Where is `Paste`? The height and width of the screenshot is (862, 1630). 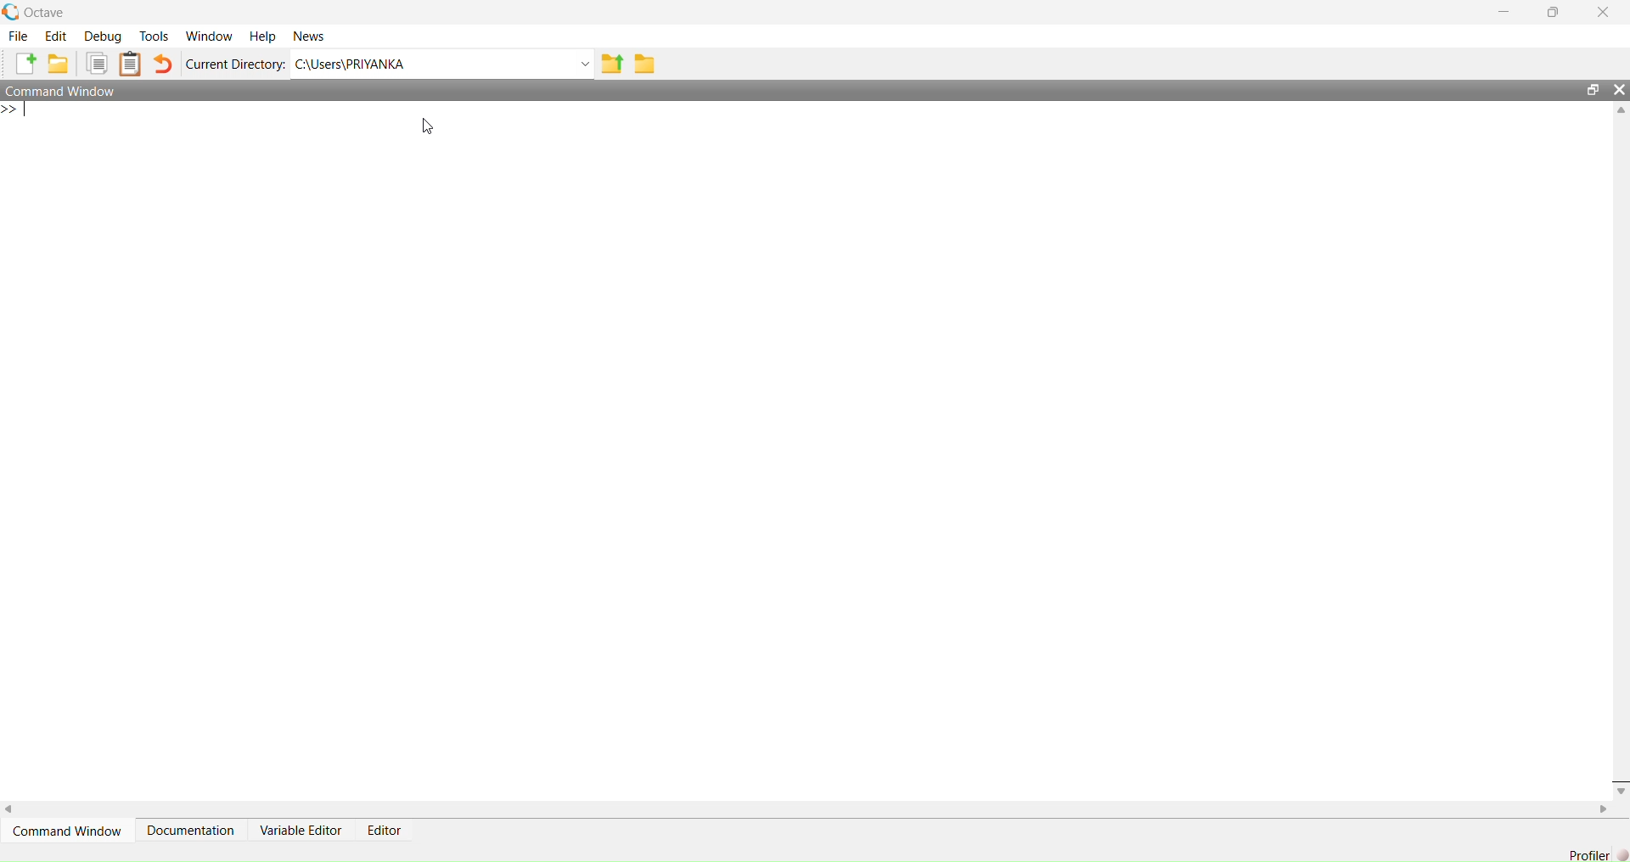 Paste is located at coordinates (132, 64).